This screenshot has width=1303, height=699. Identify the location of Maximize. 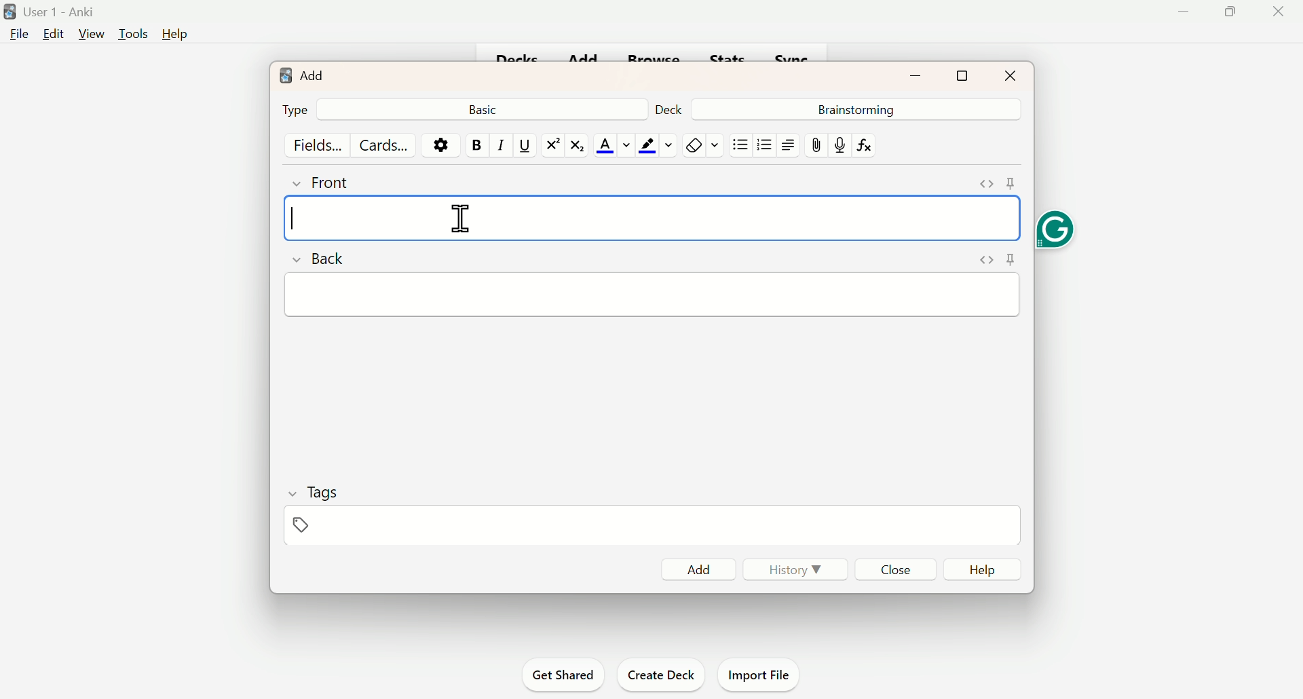
(963, 73).